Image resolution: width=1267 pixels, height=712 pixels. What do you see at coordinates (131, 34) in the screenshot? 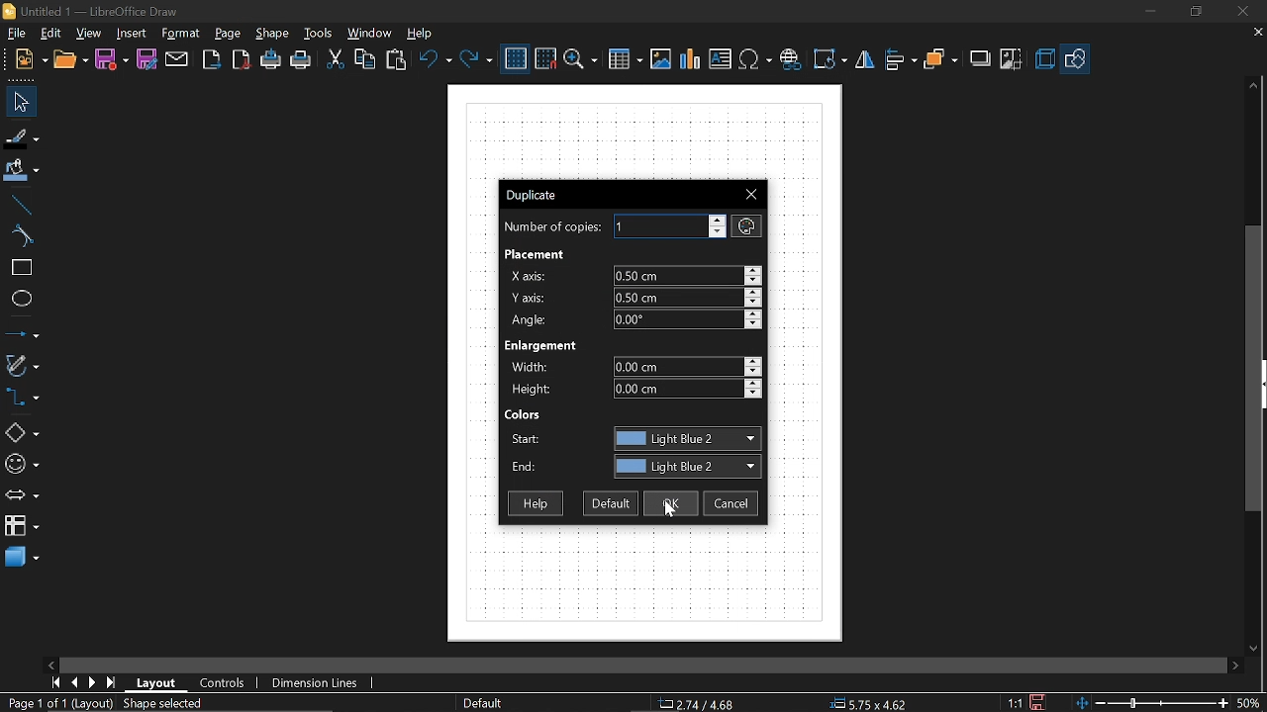
I see `Insert` at bounding box center [131, 34].